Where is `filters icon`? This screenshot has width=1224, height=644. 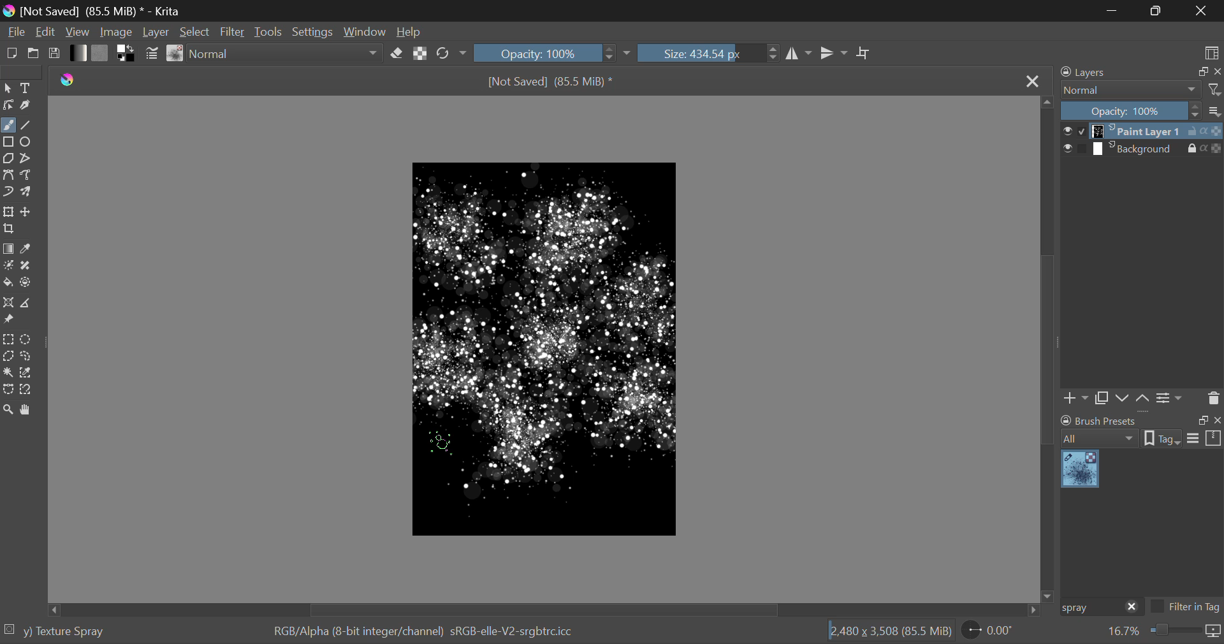 filters icon is located at coordinates (1215, 89).